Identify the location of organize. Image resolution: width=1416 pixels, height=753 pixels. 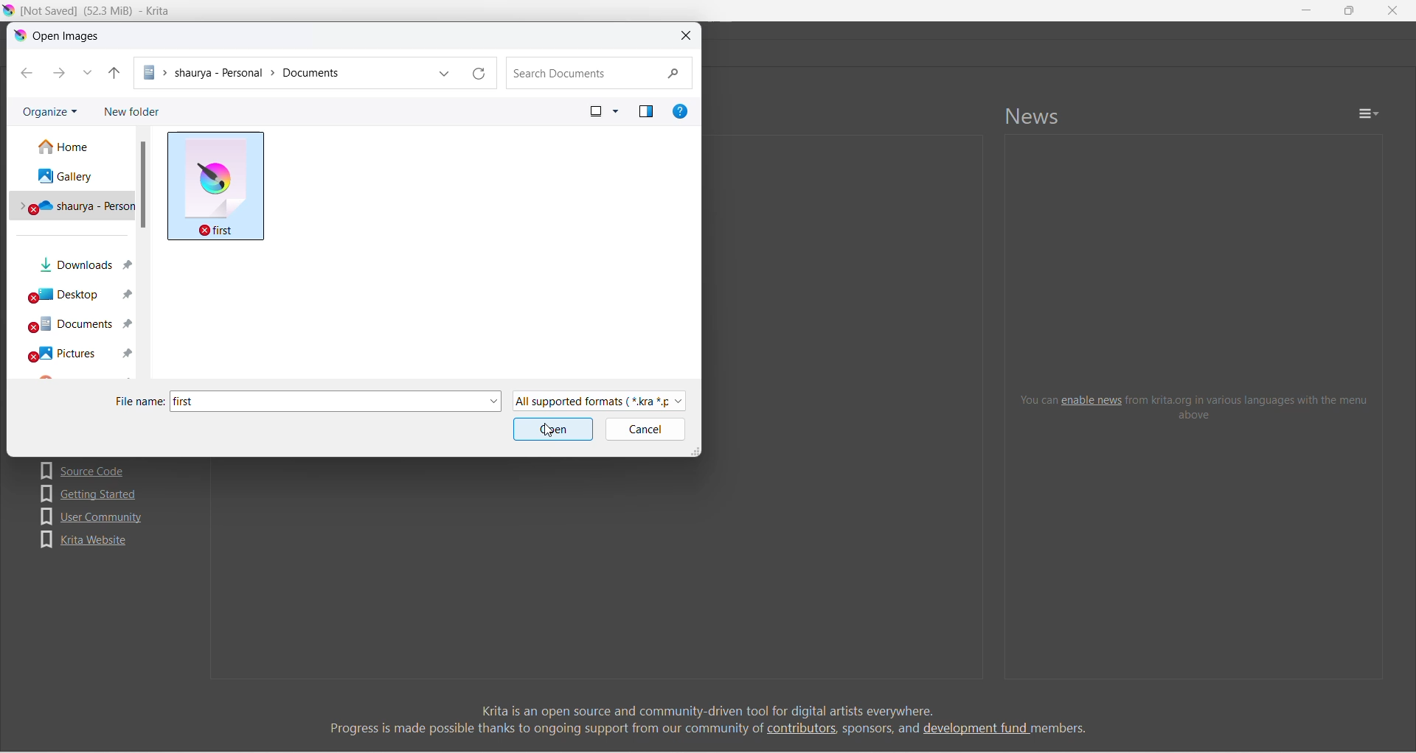
(51, 111).